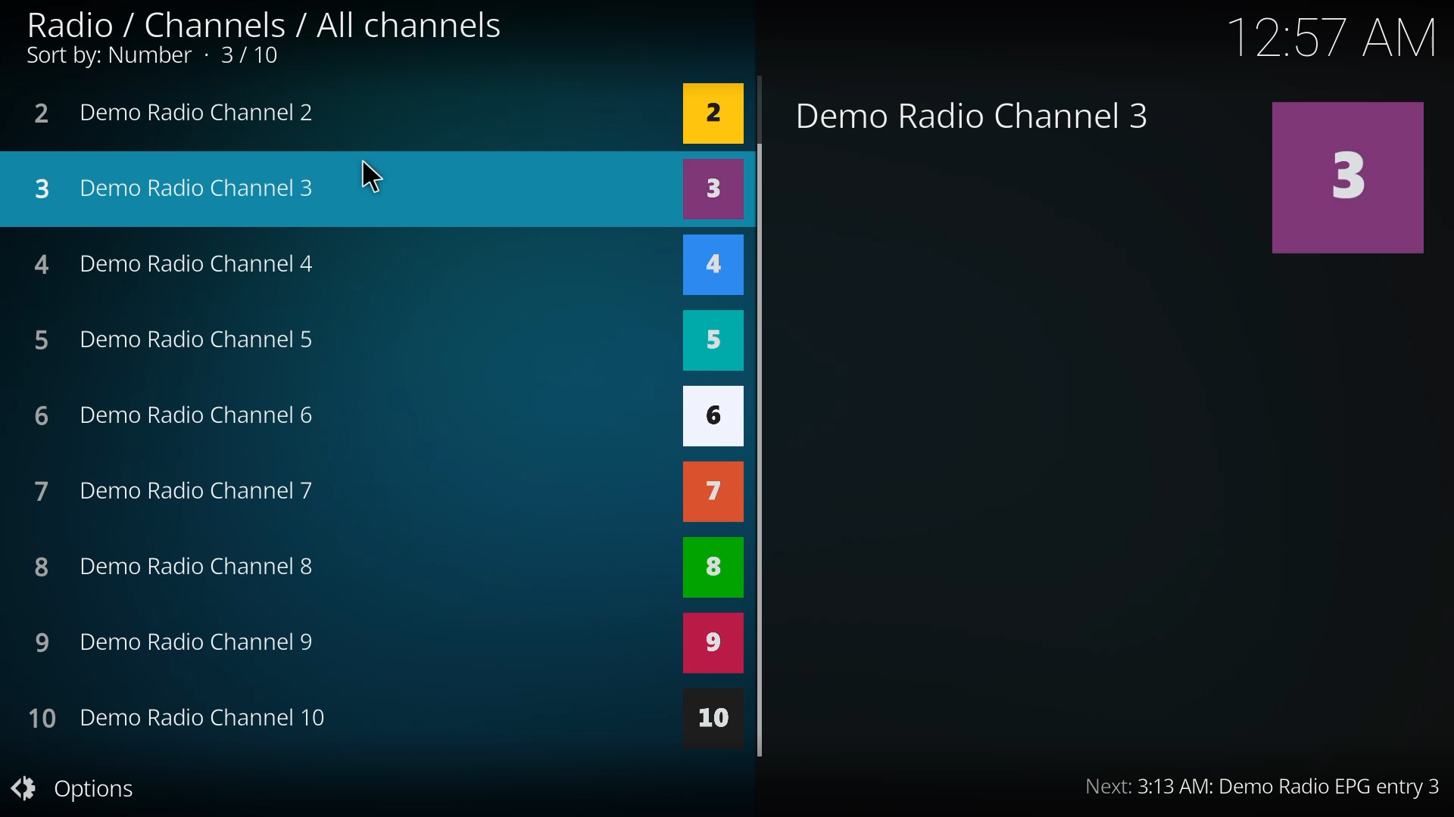 The image size is (1454, 817). Describe the element at coordinates (180, 491) in the screenshot. I see `7 Demo Radio Channel 7` at that location.